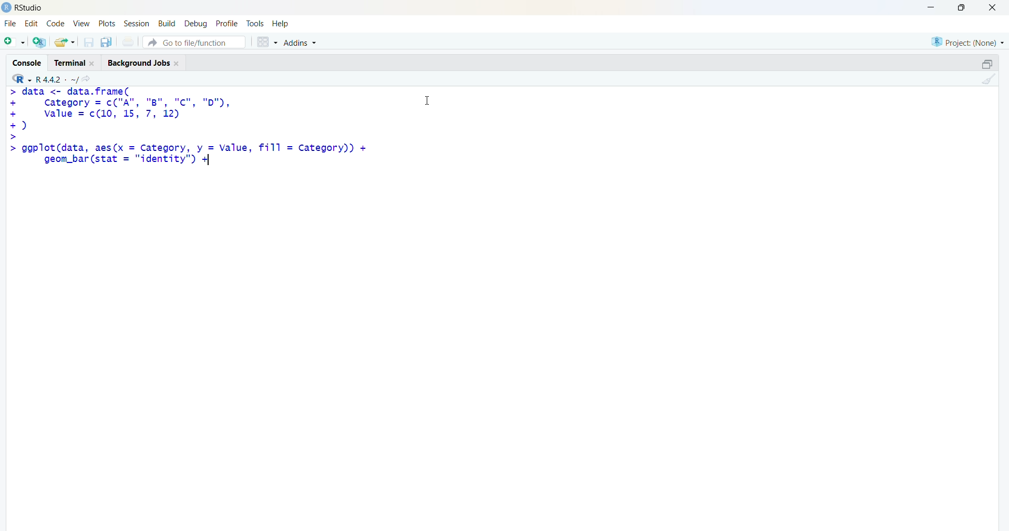  Describe the element at coordinates (57, 78) in the screenshot. I see ` R language version - R 4.4.2` at that location.